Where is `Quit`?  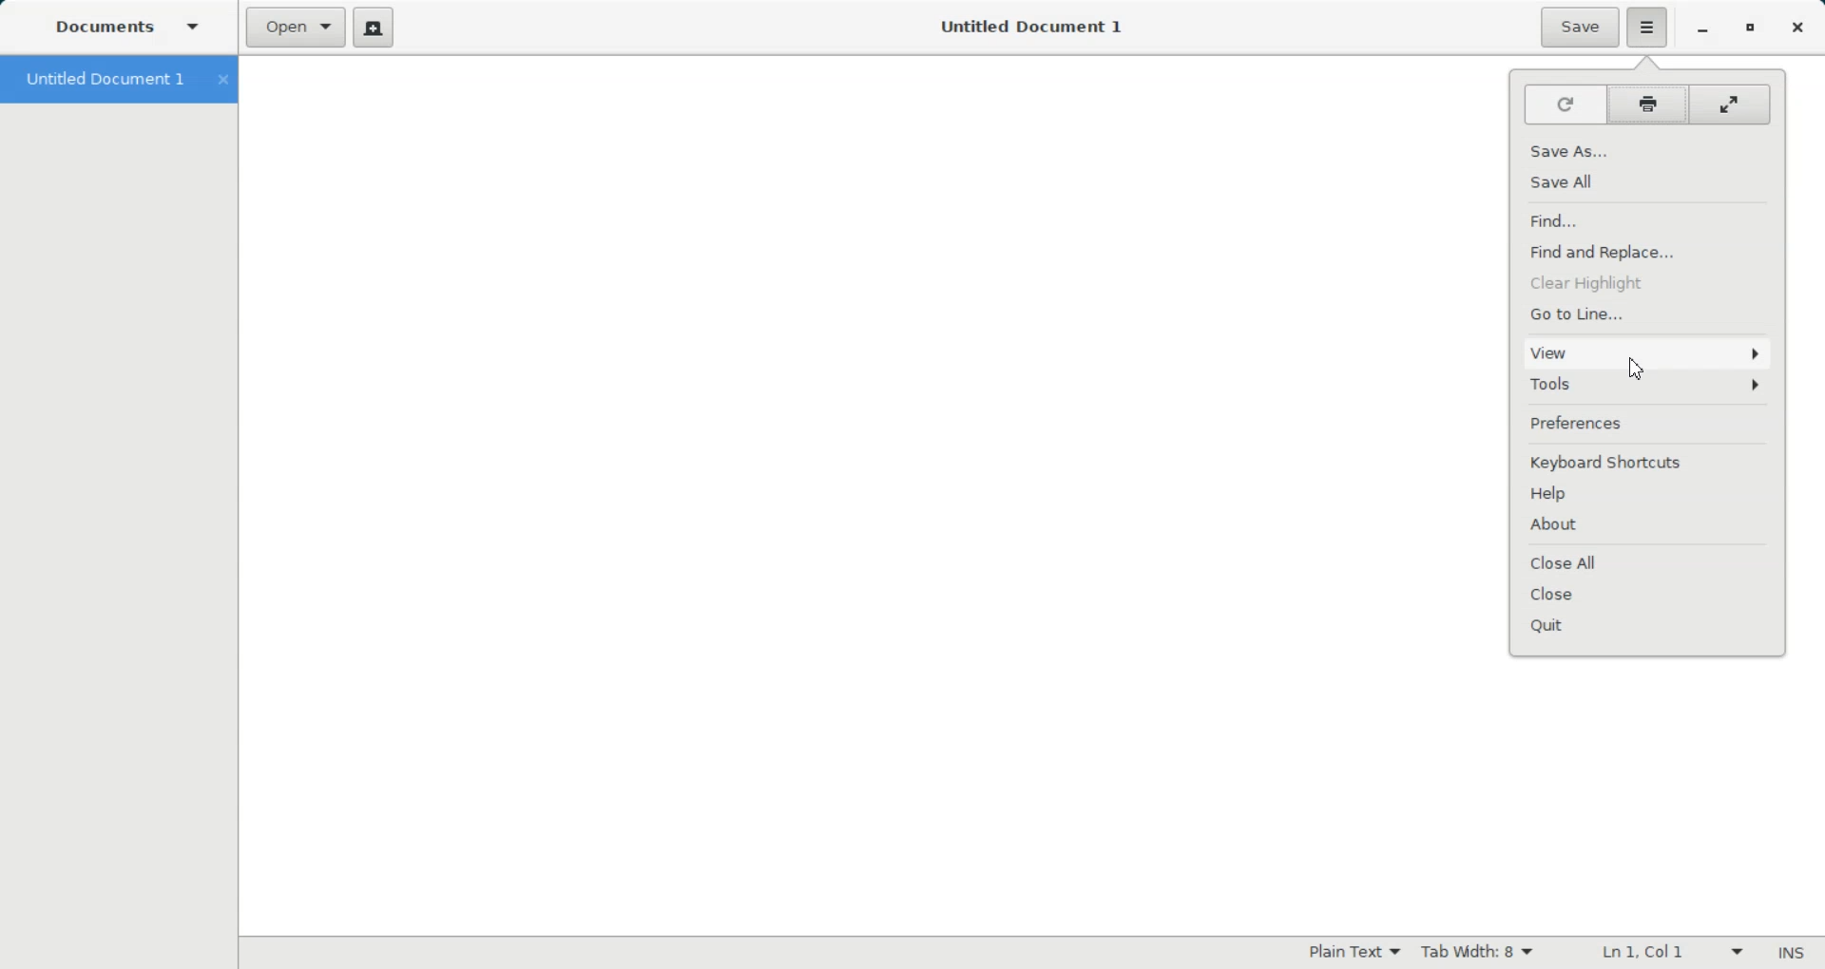
Quit is located at coordinates (1649, 627).